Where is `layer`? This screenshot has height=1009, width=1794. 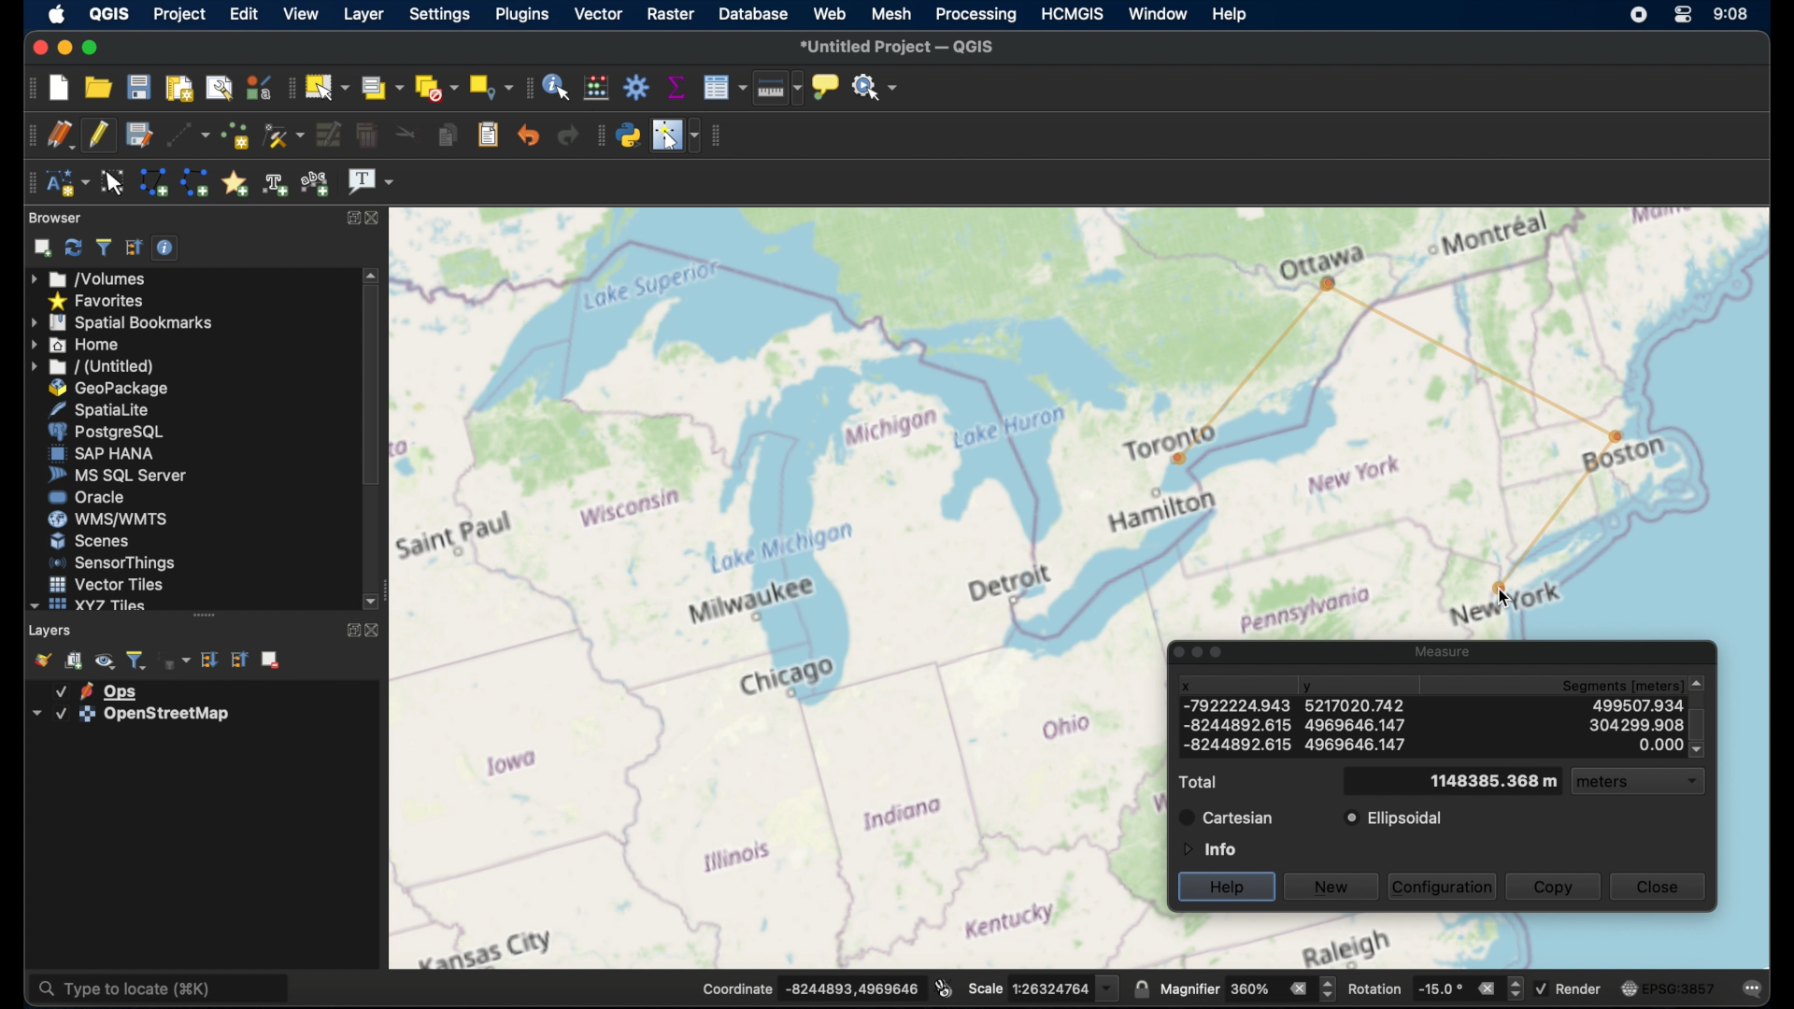
layer is located at coordinates (361, 14).